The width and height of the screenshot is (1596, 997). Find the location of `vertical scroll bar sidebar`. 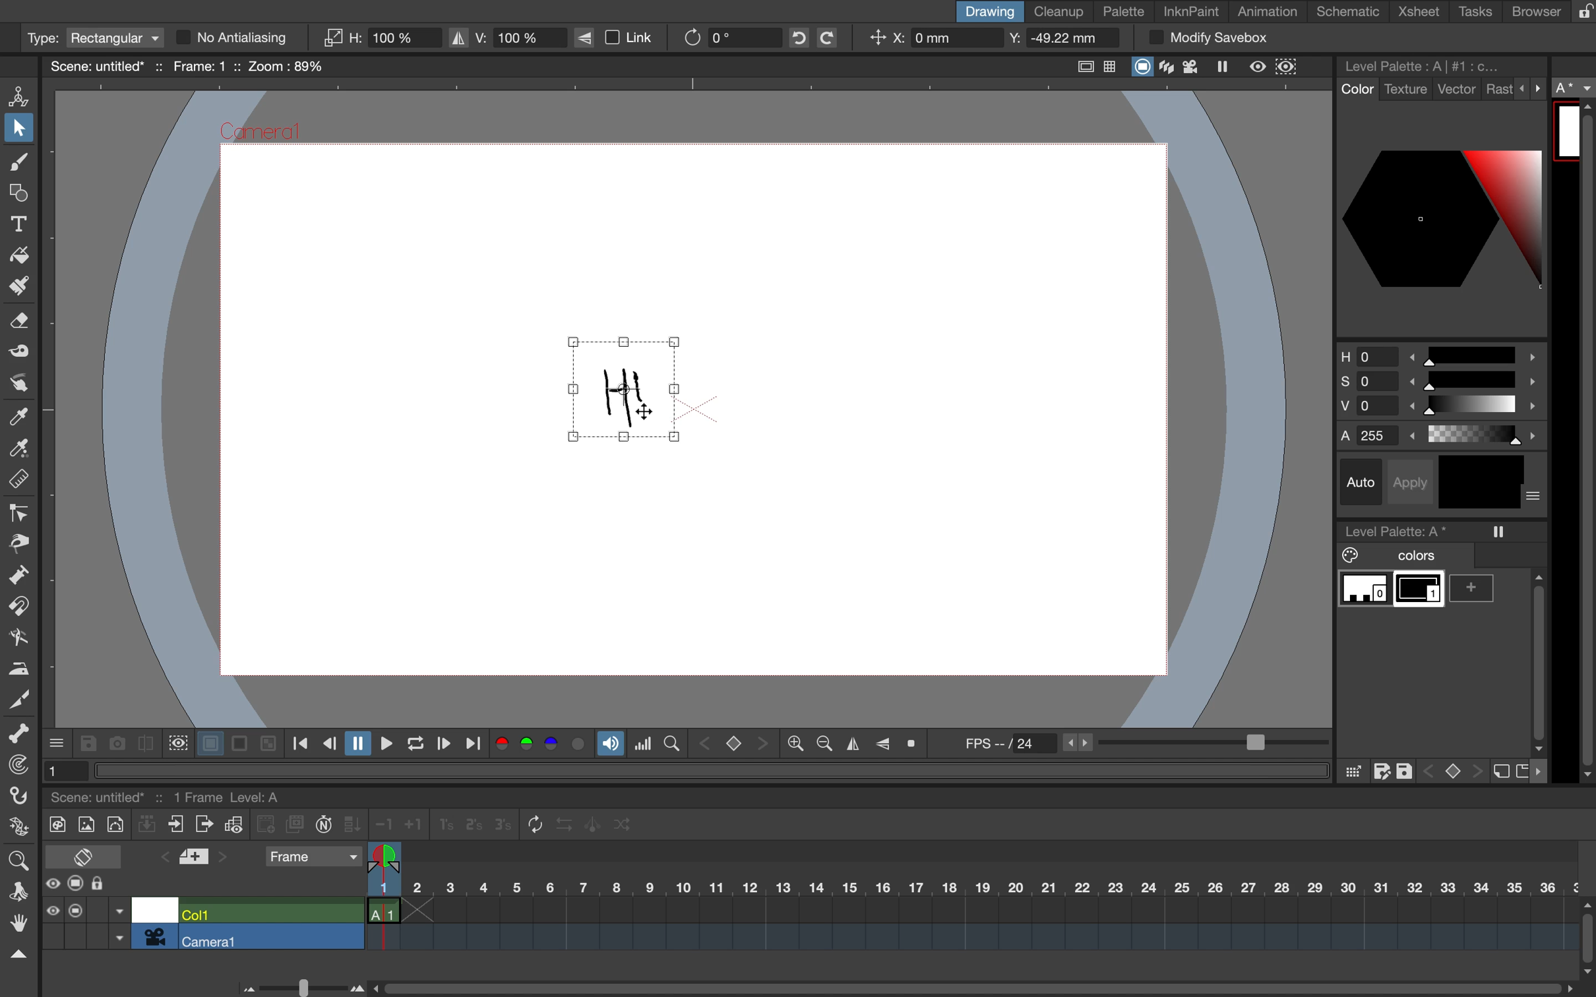

vertical scroll bar sidebar is located at coordinates (1537, 657).